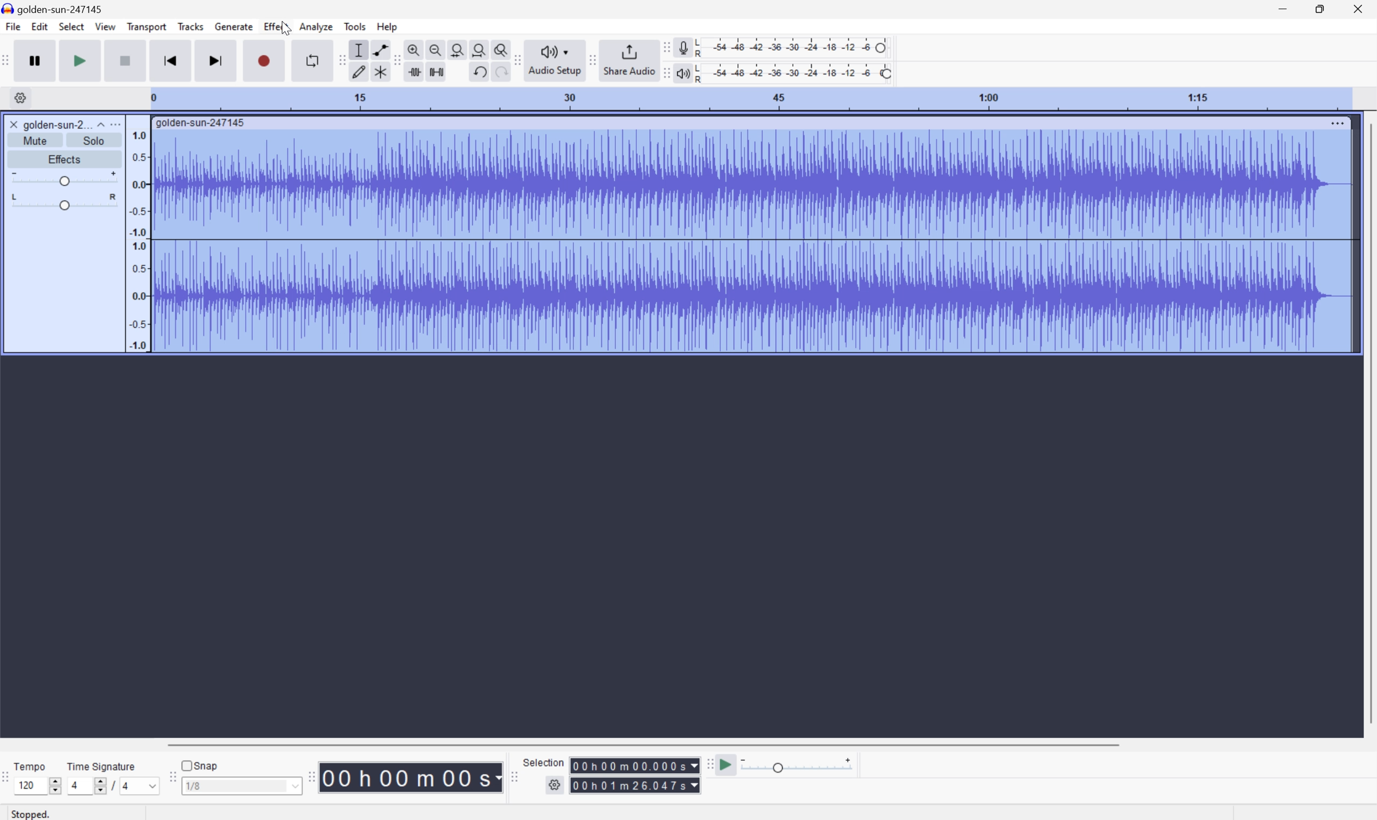 This screenshot has width=1377, height=820. What do you see at coordinates (40, 27) in the screenshot?
I see `Edit` at bounding box center [40, 27].